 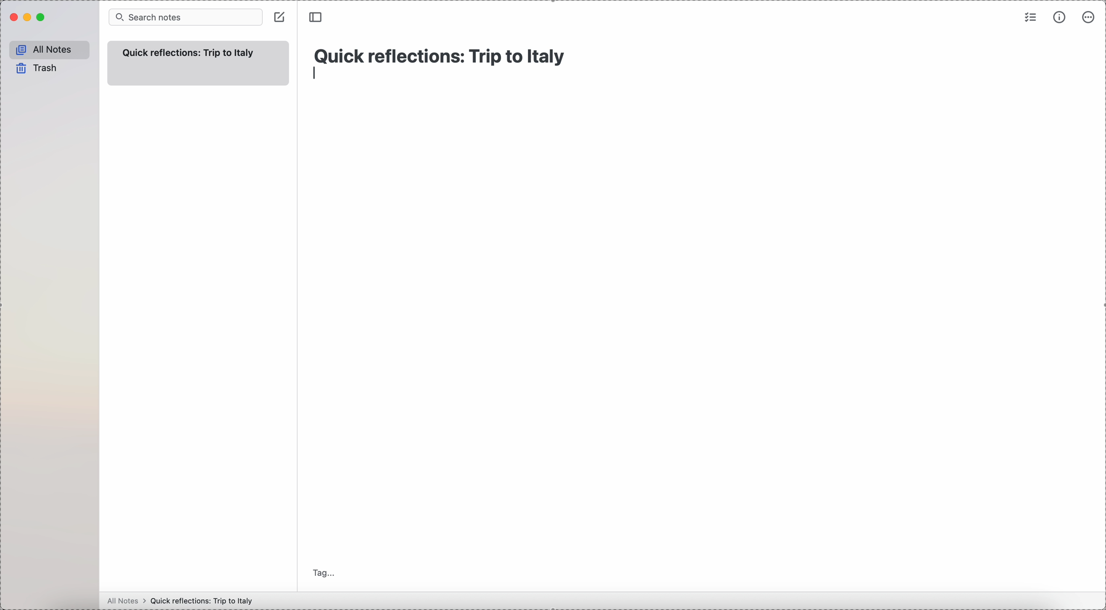 I want to click on metrics, so click(x=1060, y=17).